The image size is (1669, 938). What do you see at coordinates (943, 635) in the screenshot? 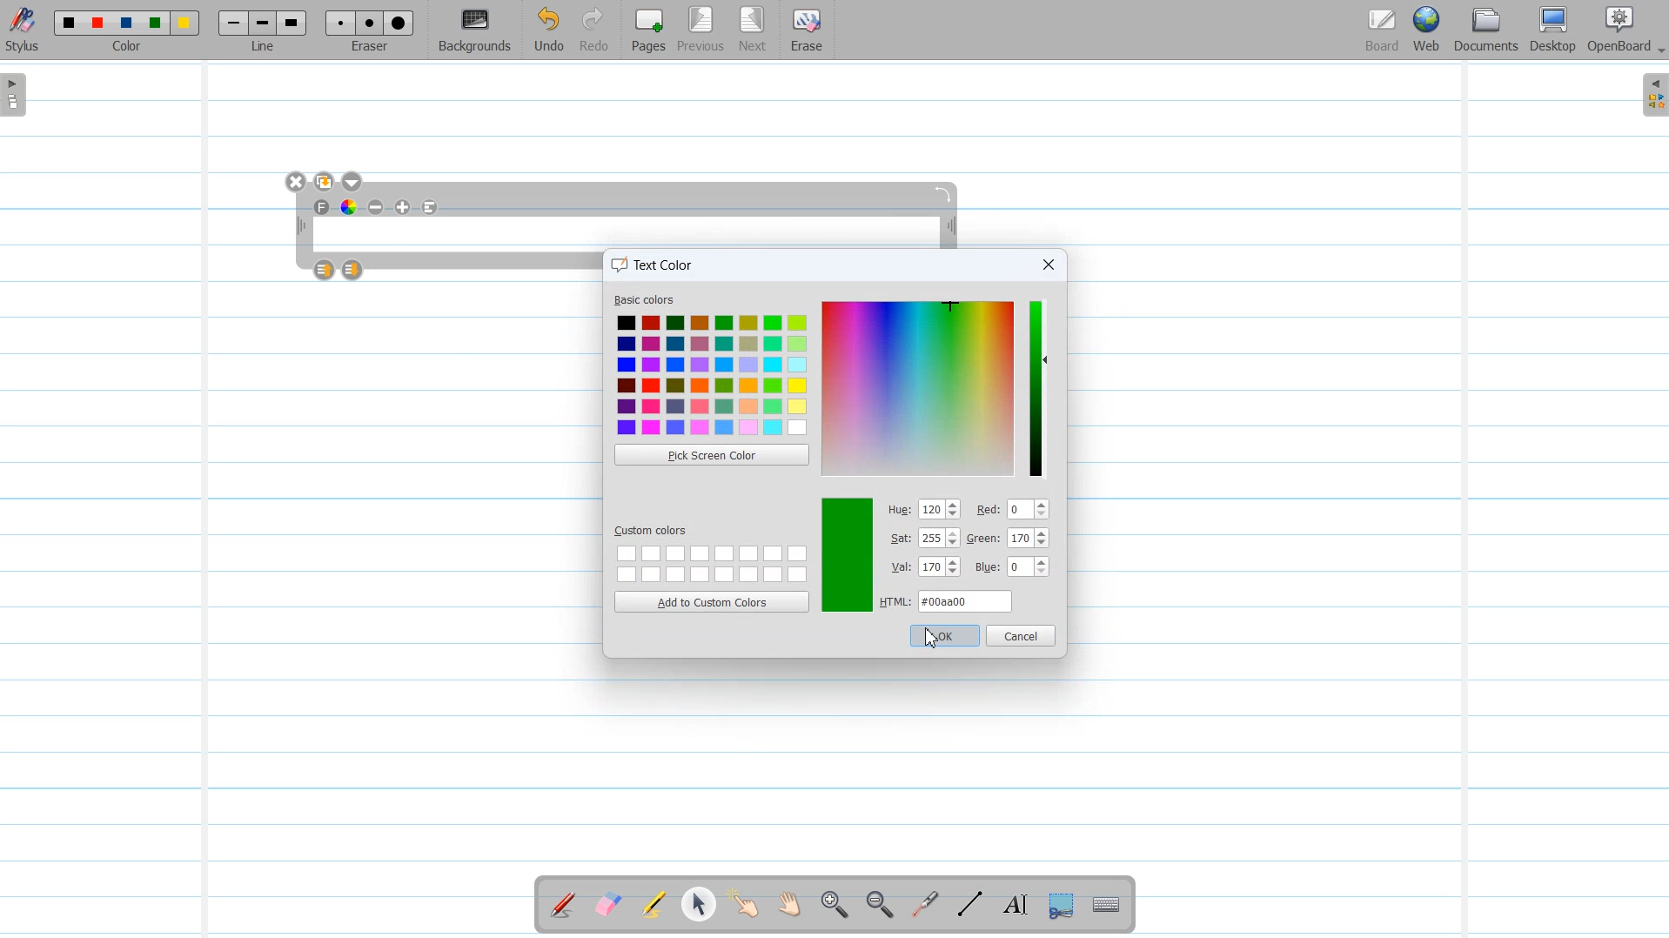
I see `OK` at bounding box center [943, 635].